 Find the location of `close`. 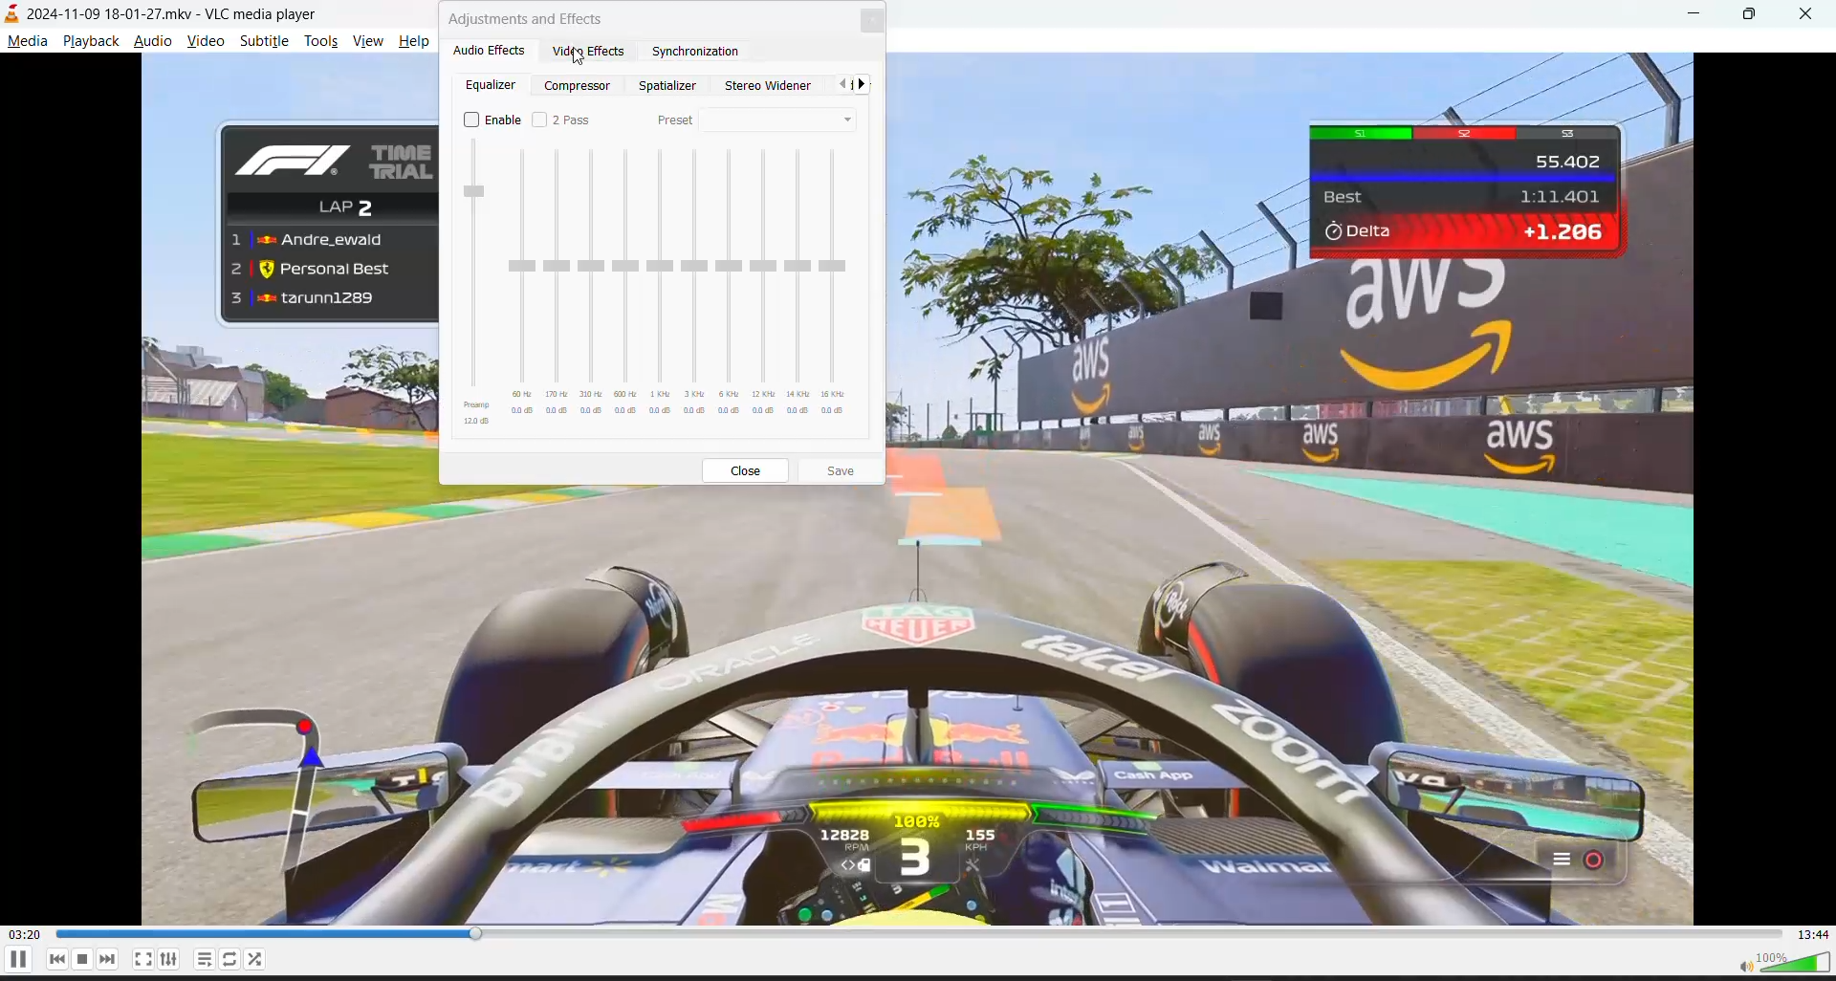

close is located at coordinates (1809, 11).